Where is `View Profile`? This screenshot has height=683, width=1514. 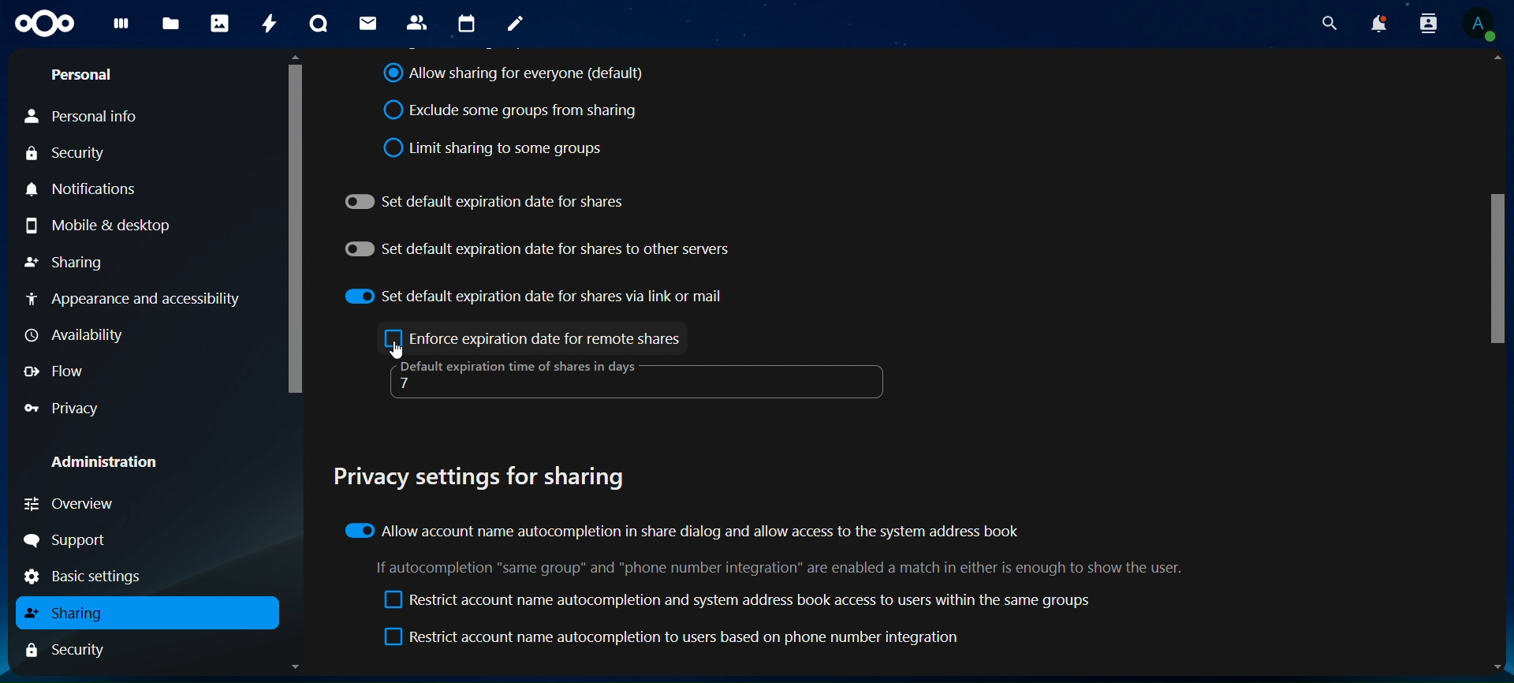
View Profile is located at coordinates (1479, 26).